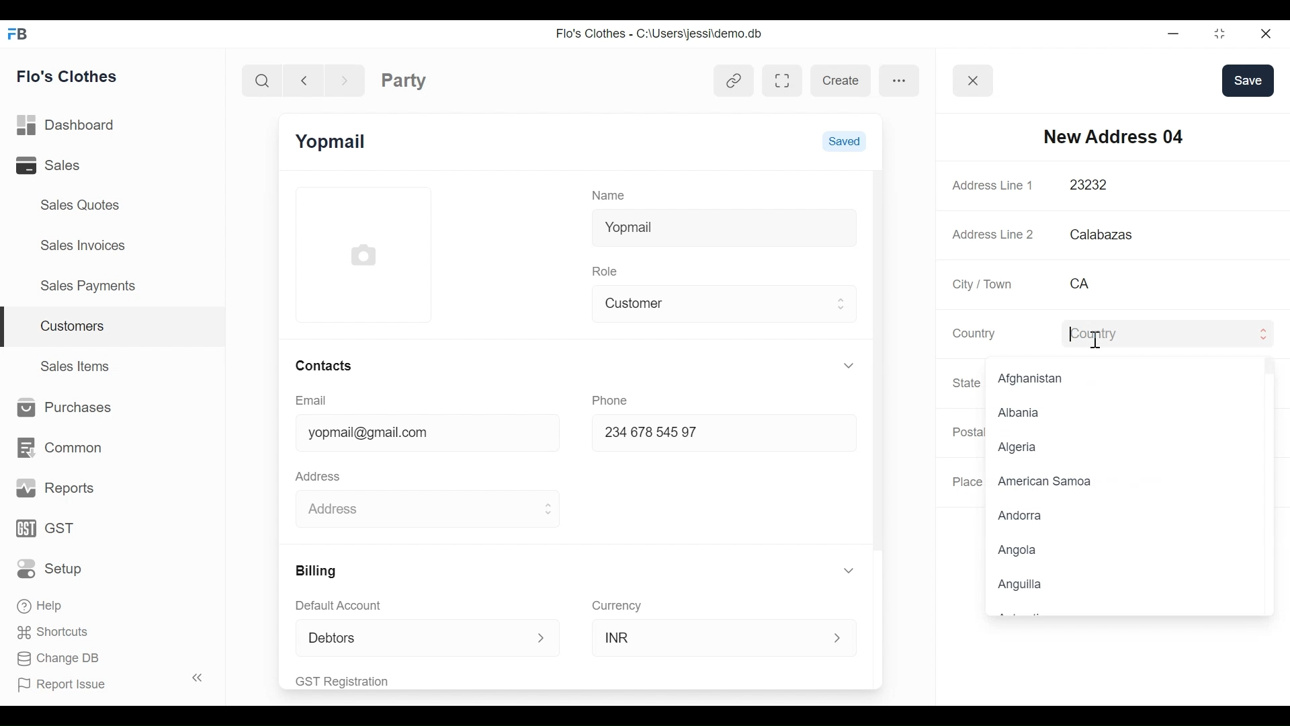 The height and width of the screenshot is (726, 1290). Describe the element at coordinates (1151, 284) in the screenshot. I see `CA` at that location.